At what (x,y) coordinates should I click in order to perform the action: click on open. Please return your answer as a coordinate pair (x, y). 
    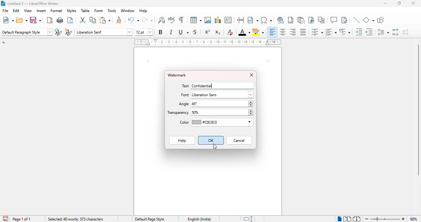
    Looking at the image, I should click on (22, 20).